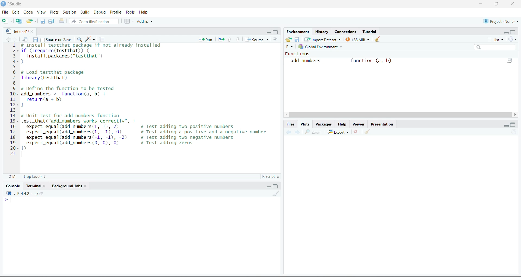  Describe the element at coordinates (513, 4) in the screenshot. I see `close` at that location.